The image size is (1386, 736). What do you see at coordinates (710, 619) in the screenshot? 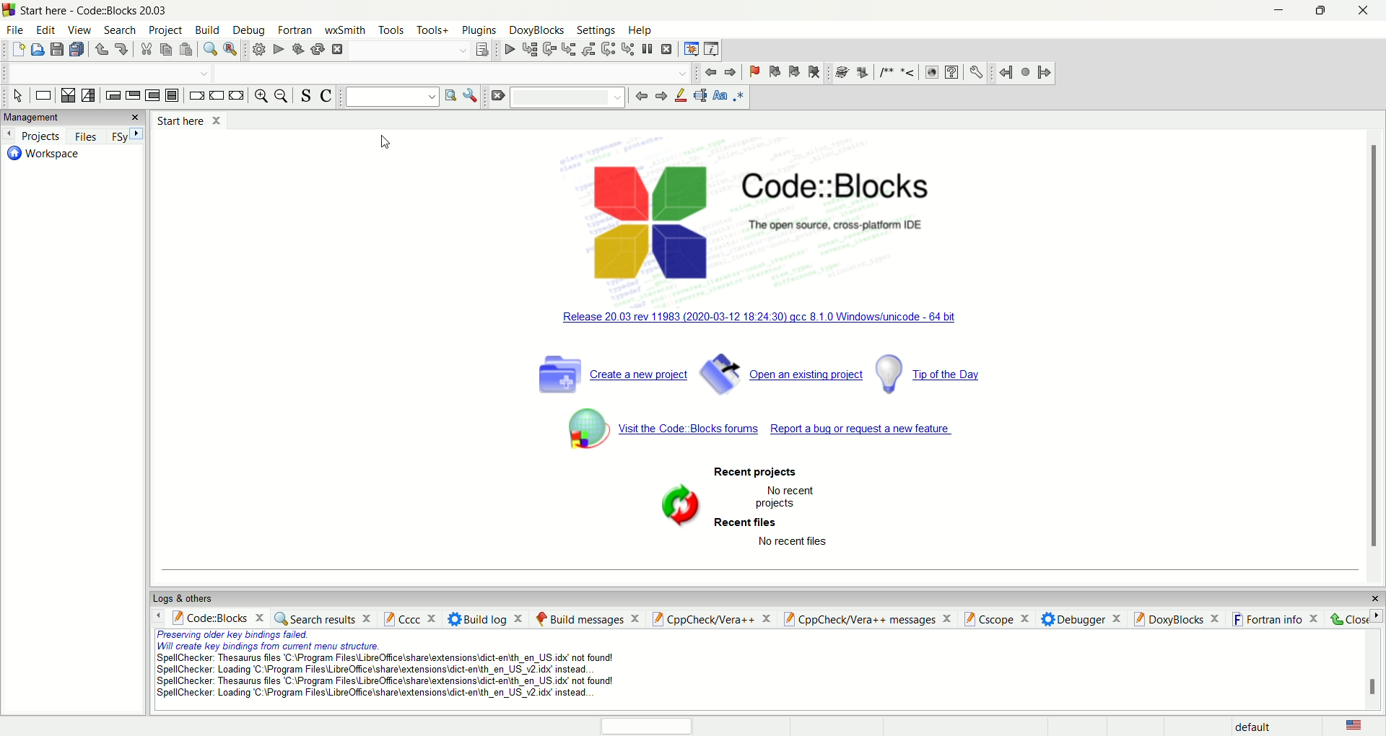
I see `Cppcheck/vera++` at bounding box center [710, 619].